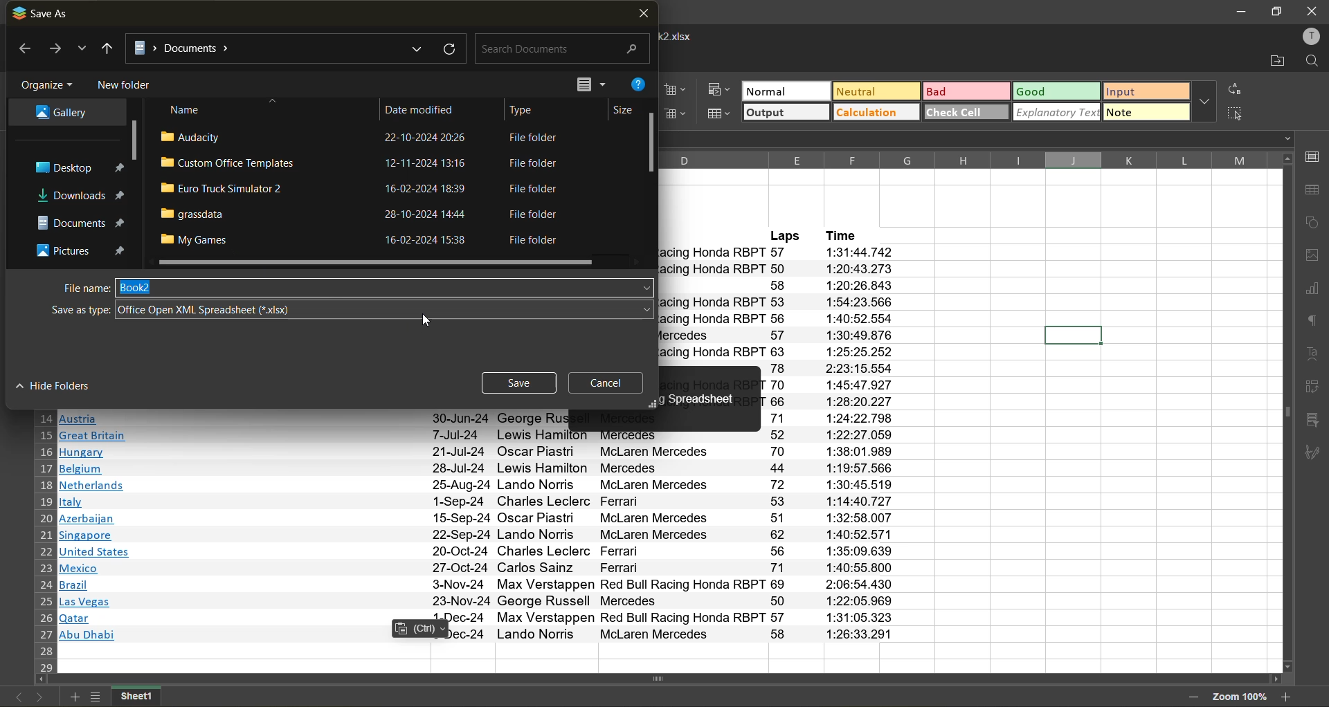  What do you see at coordinates (425, 322) in the screenshot?
I see `Cursor` at bounding box center [425, 322].